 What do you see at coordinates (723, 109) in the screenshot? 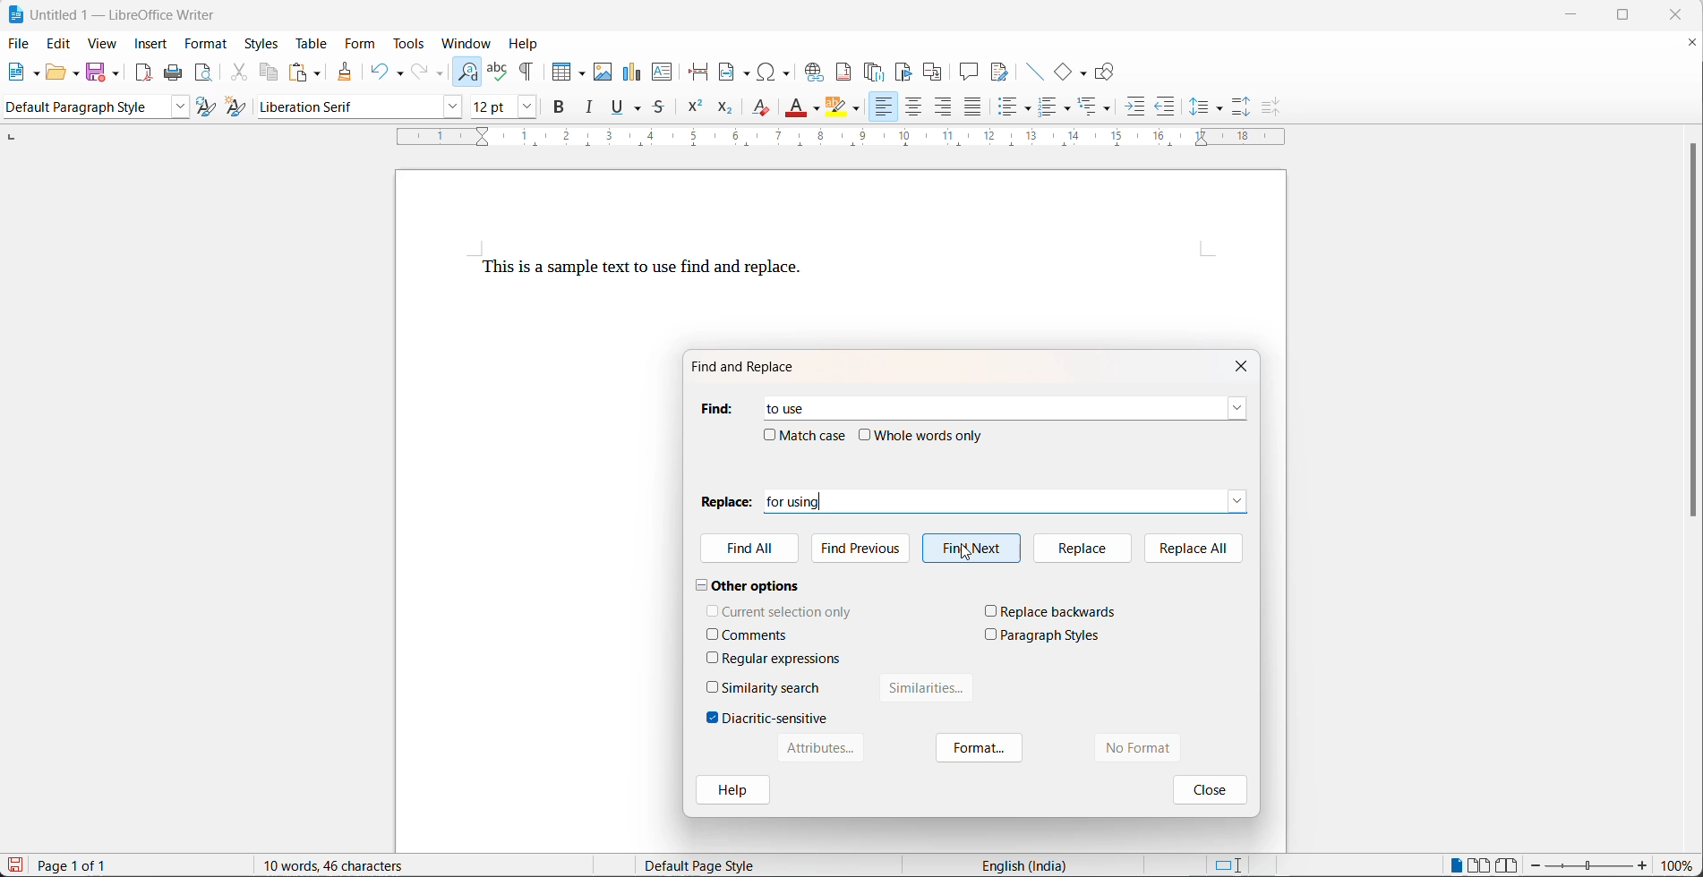
I see `subscript` at bounding box center [723, 109].